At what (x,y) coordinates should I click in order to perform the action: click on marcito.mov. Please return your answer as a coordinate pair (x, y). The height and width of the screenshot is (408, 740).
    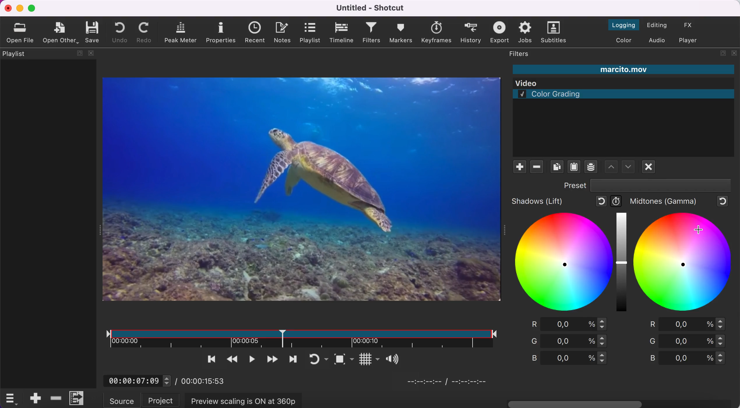
    Looking at the image, I should click on (623, 70).